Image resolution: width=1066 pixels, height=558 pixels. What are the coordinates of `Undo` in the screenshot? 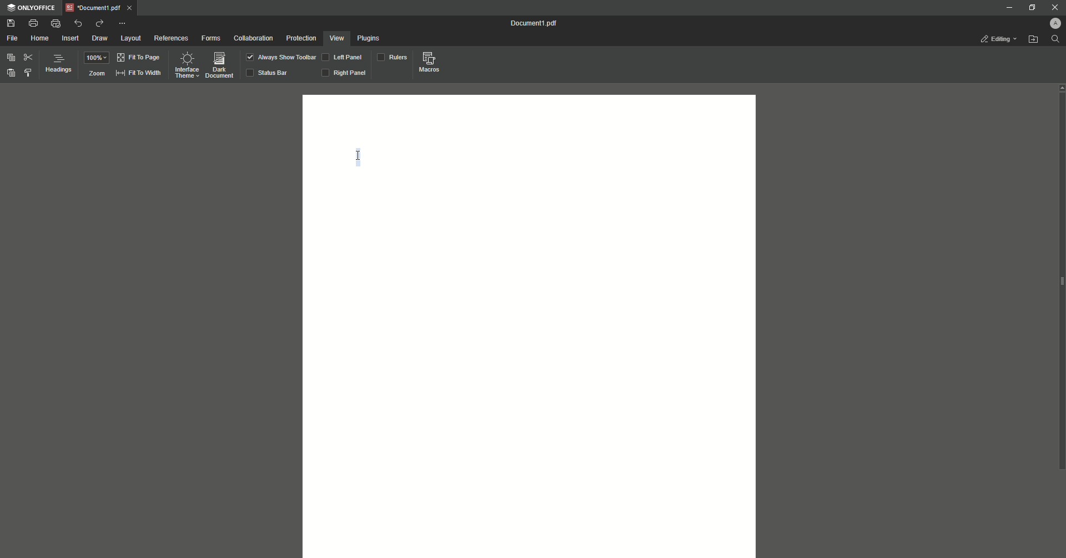 It's located at (77, 23).